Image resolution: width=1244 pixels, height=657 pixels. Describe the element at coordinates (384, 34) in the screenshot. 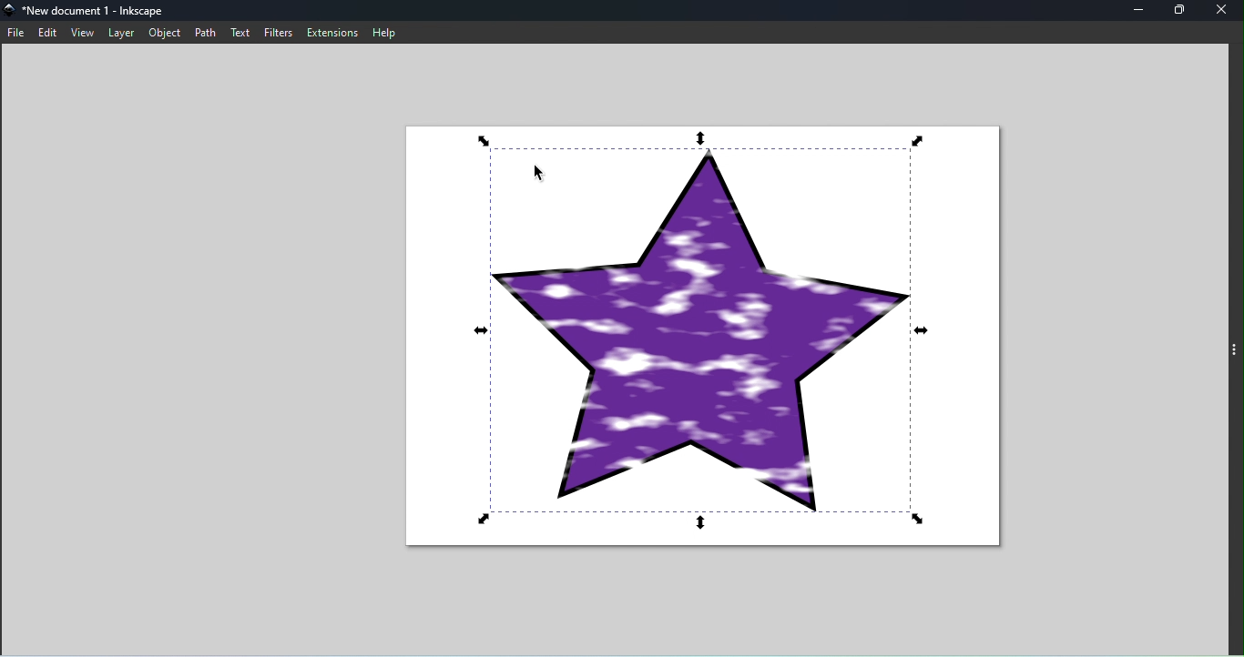

I see `help` at that location.